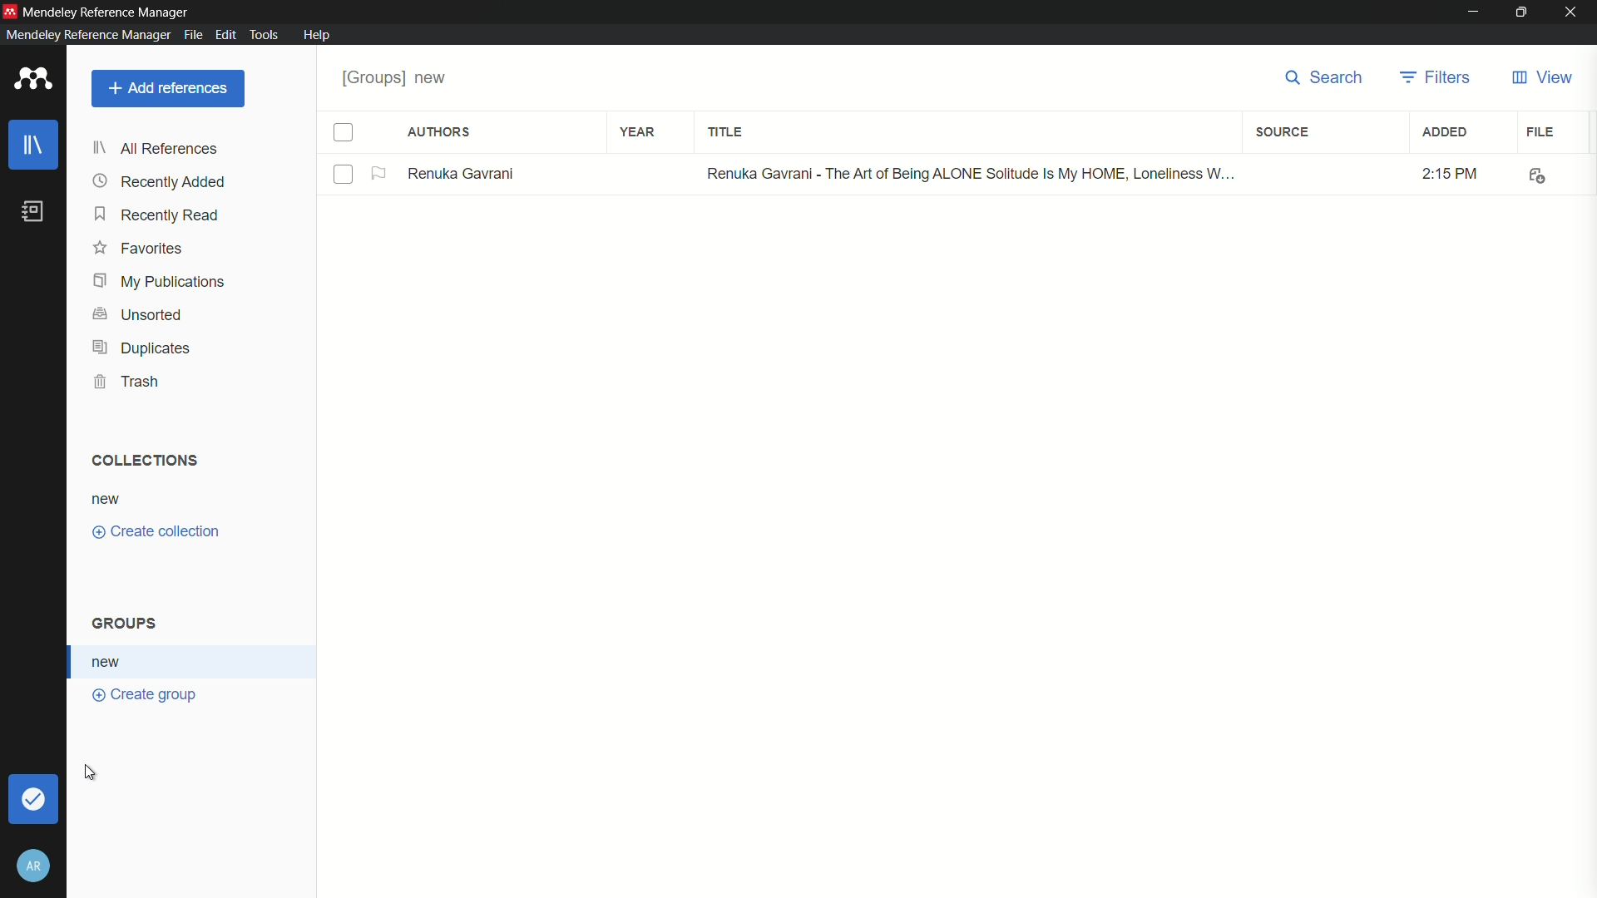  What do you see at coordinates (111, 499) in the screenshot?
I see `new` at bounding box center [111, 499].